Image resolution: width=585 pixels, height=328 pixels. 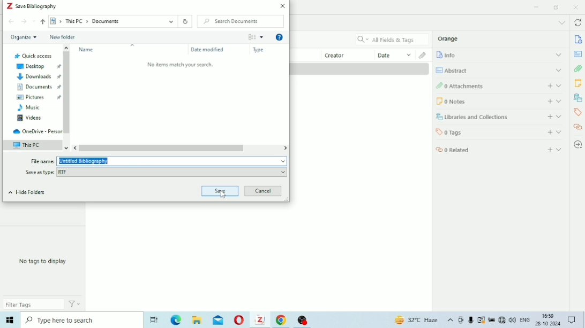 I want to click on List all tabs, so click(x=561, y=23).